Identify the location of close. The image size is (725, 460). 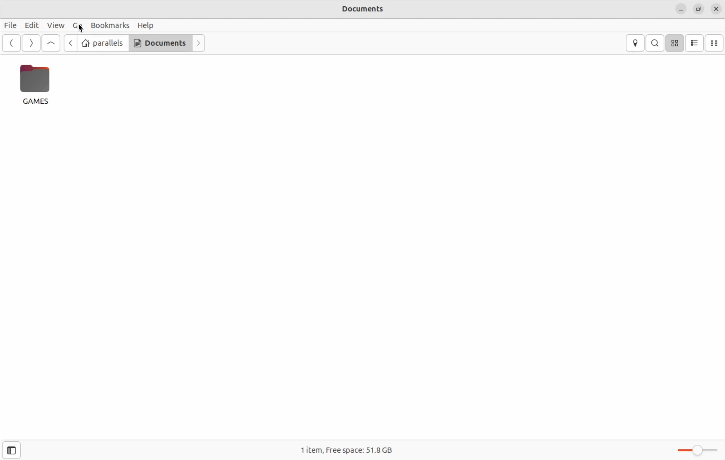
(680, 8).